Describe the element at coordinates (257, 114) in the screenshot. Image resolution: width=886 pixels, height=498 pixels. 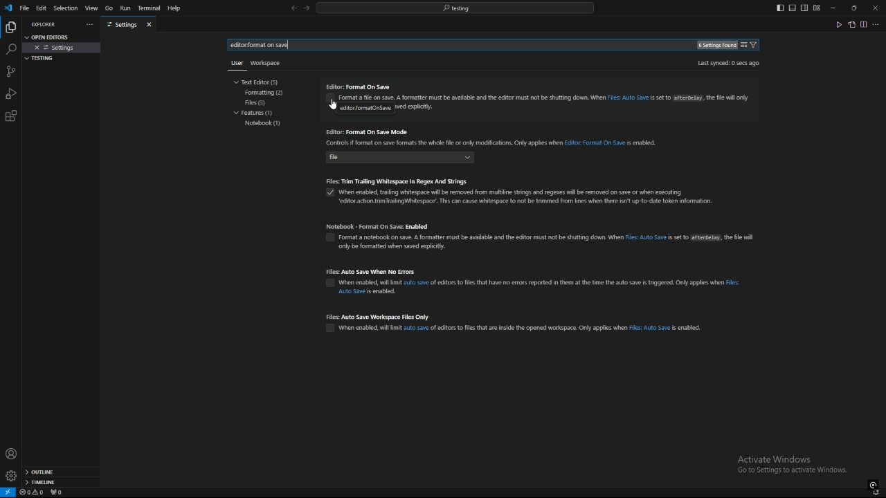
I see `features` at that location.